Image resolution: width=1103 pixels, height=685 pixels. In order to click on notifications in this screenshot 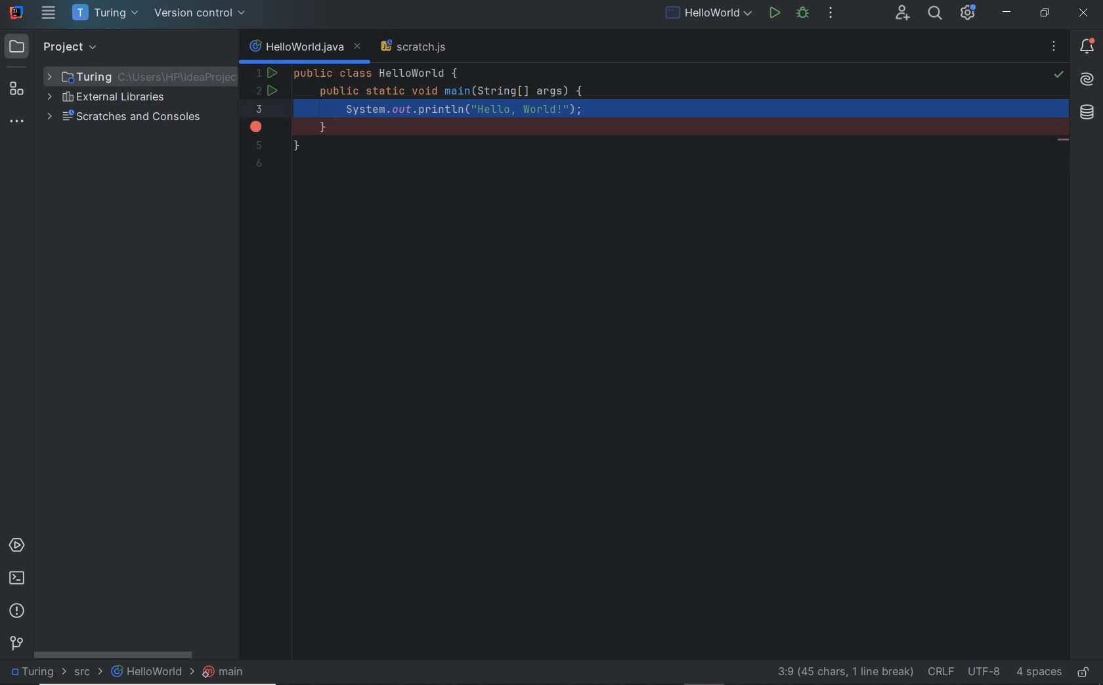, I will do `click(1085, 44)`.